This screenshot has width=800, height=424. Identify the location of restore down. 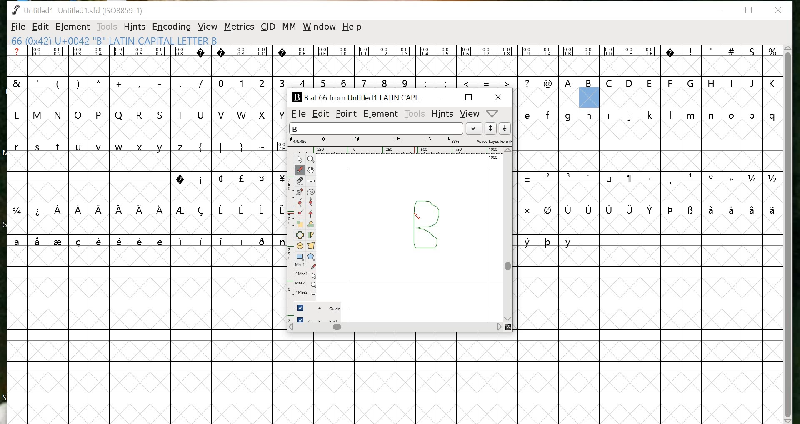
(749, 10).